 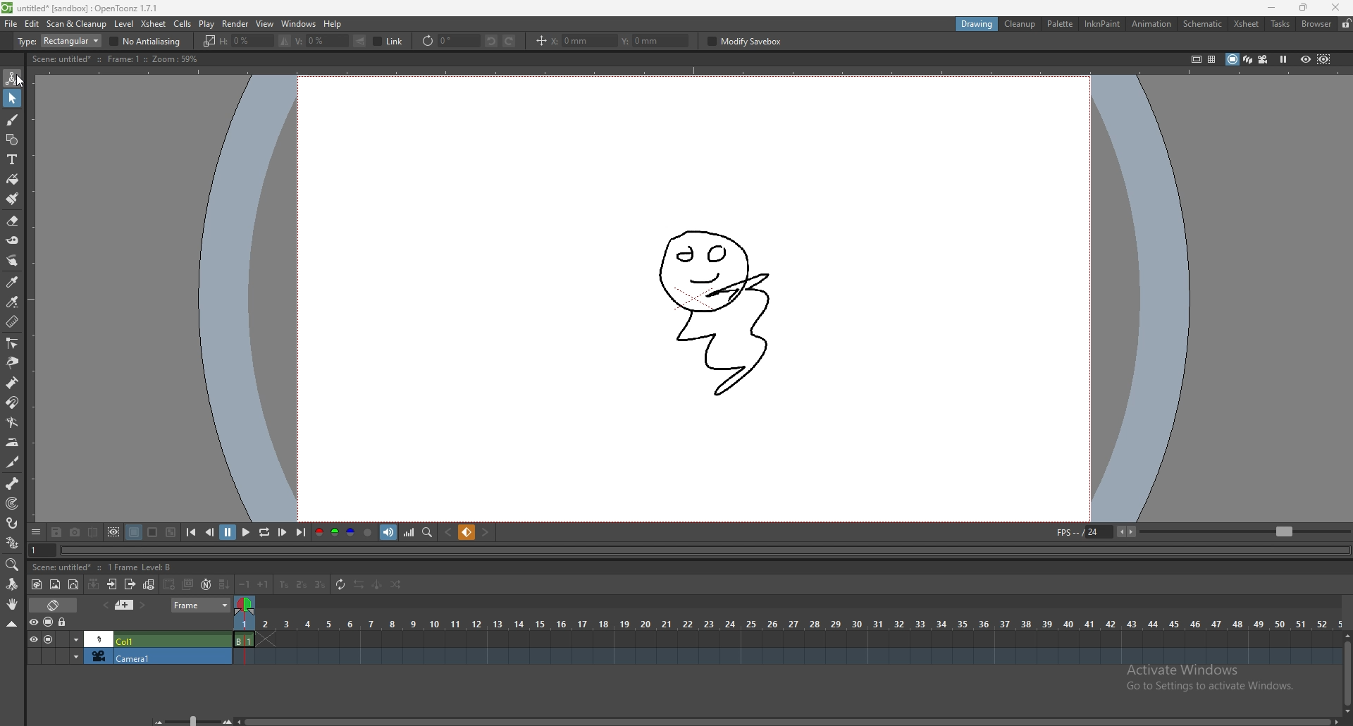 What do you see at coordinates (245, 533) in the screenshot?
I see `play` at bounding box center [245, 533].